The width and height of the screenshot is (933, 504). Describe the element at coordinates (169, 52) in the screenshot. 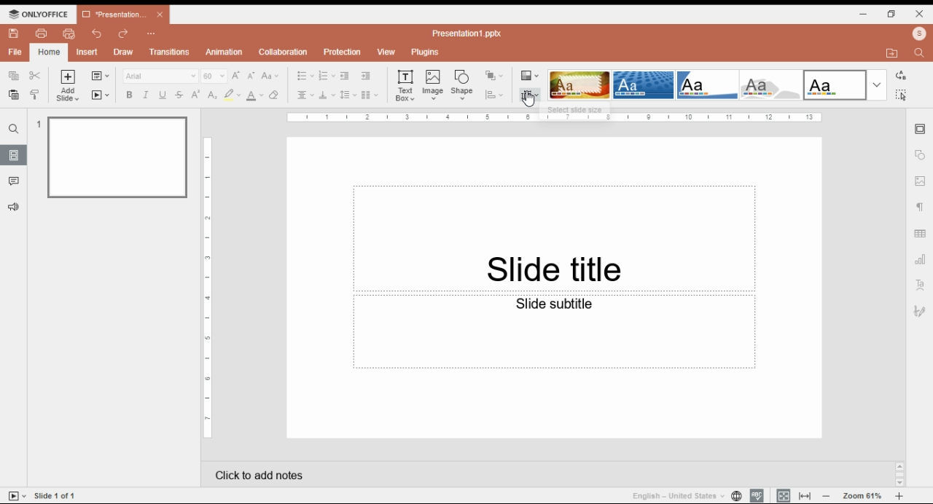

I see `transitions` at that location.